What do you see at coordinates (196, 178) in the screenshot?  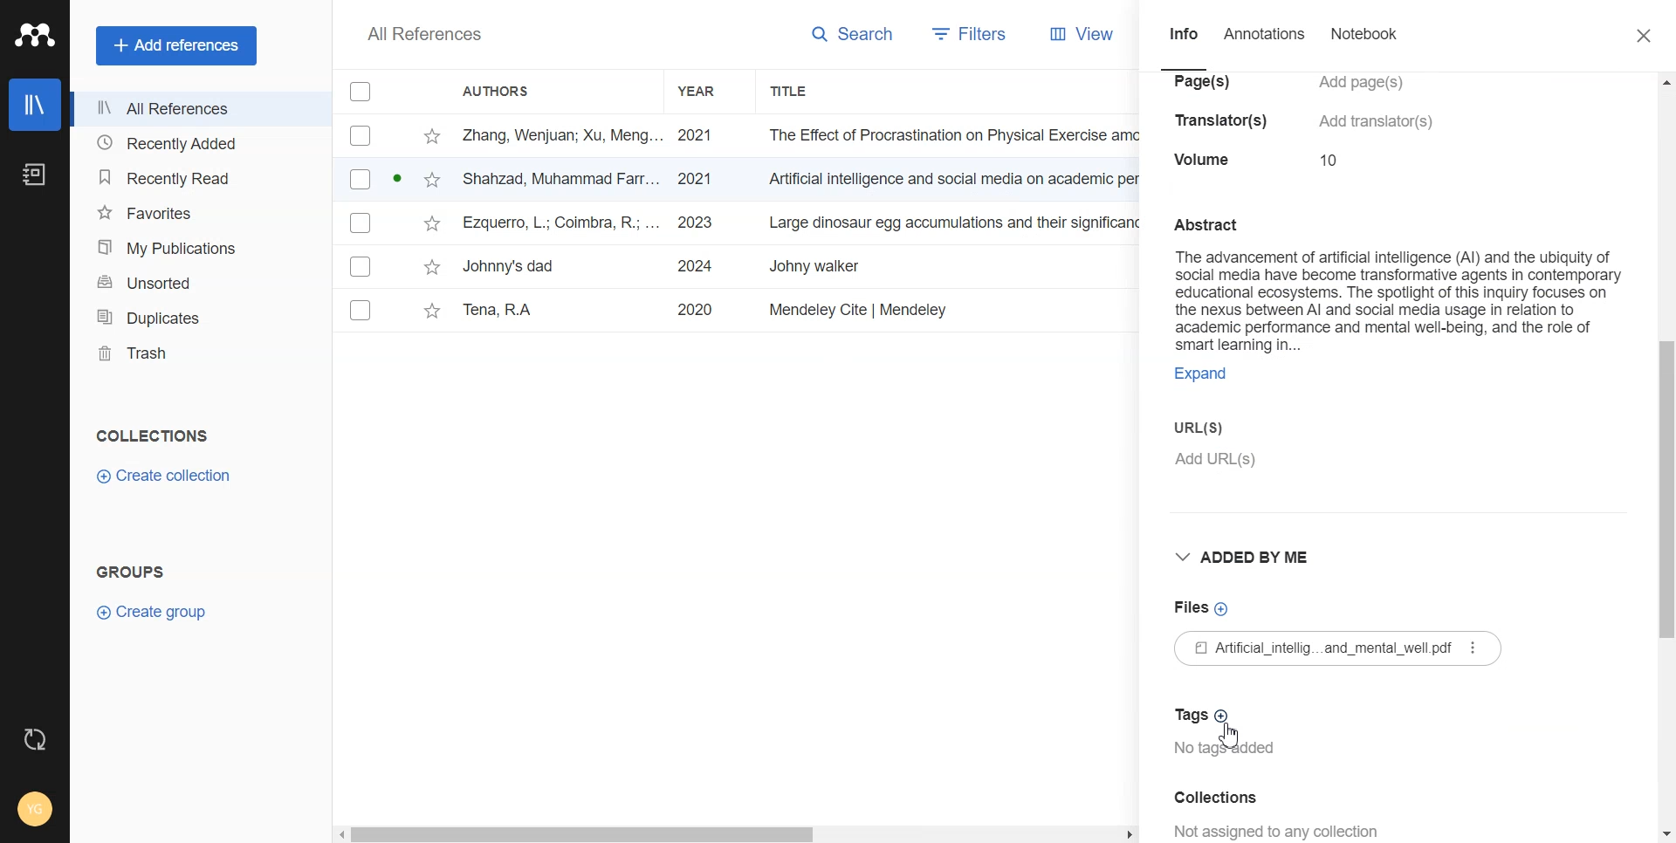 I see `Recently Read` at bounding box center [196, 178].